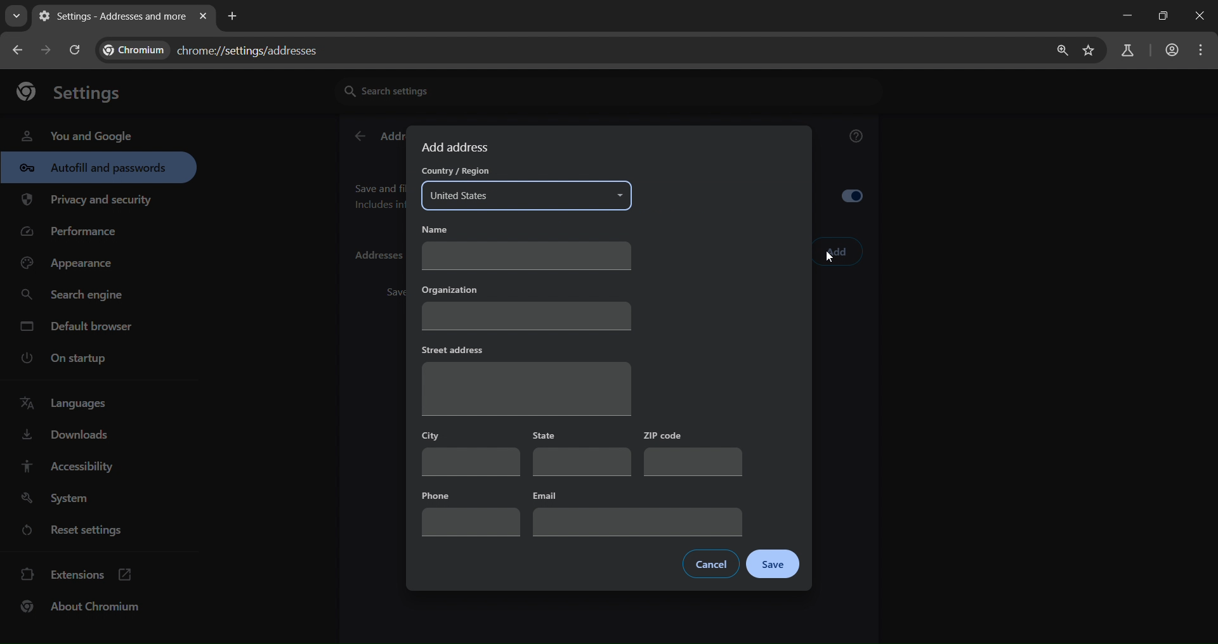  What do you see at coordinates (77, 573) in the screenshot?
I see `extensions` at bounding box center [77, 573].